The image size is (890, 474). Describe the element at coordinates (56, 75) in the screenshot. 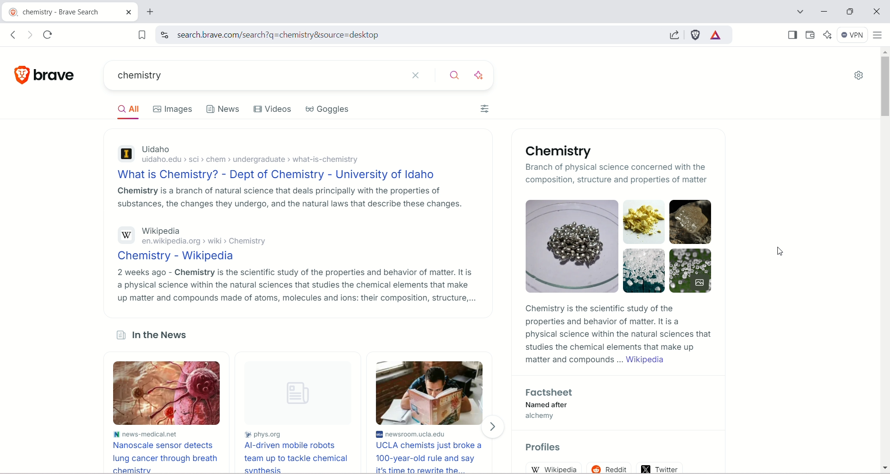

I see `brave` at that location.